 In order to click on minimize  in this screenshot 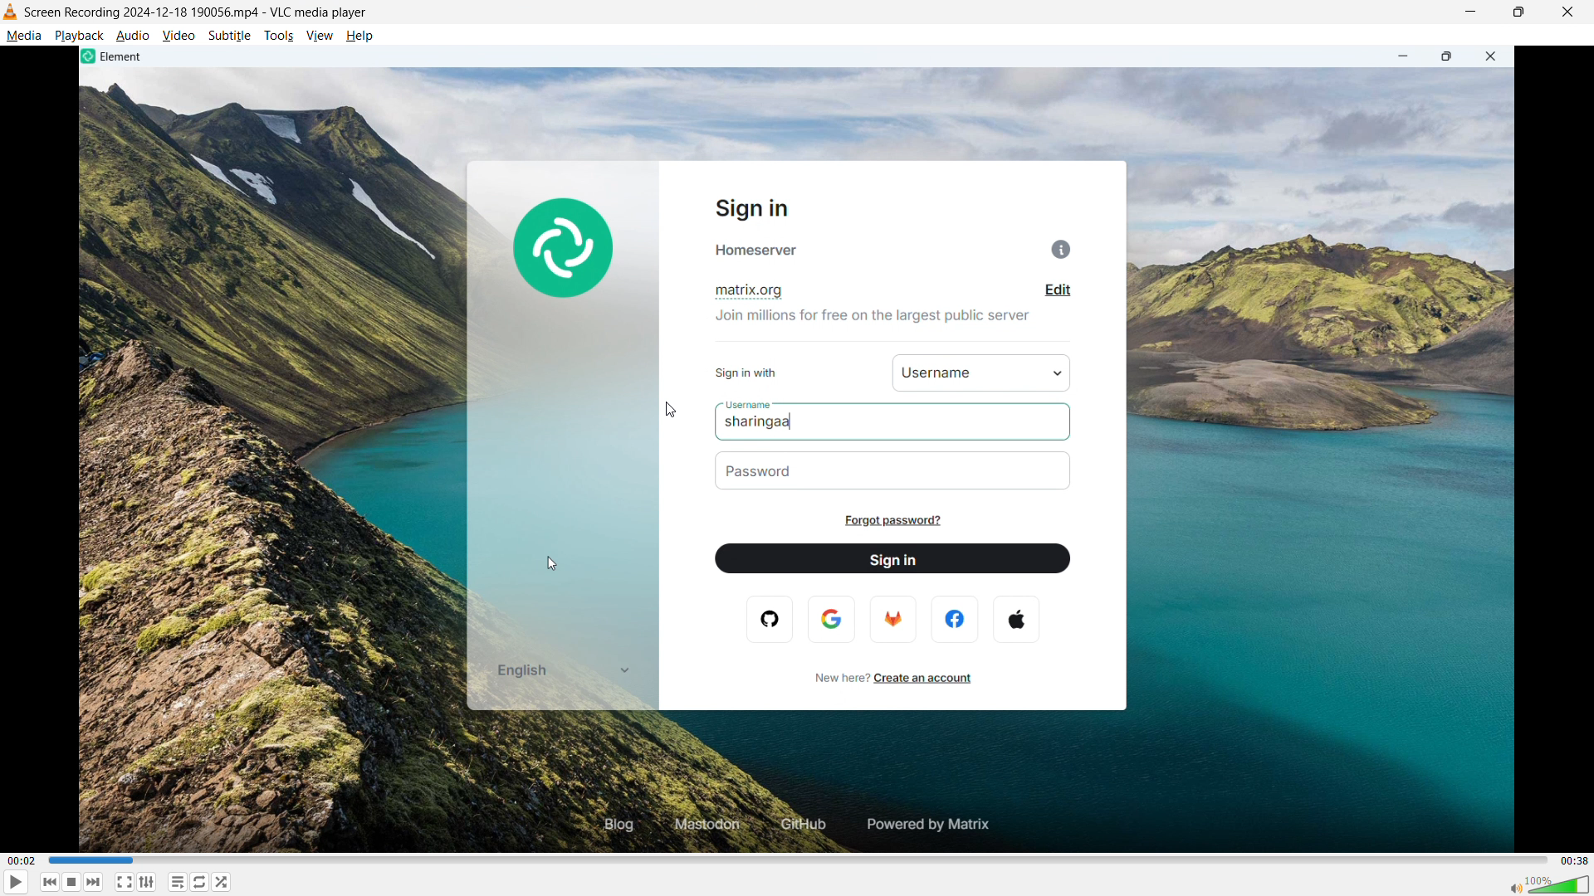, I will do `click(1473, 13)`.